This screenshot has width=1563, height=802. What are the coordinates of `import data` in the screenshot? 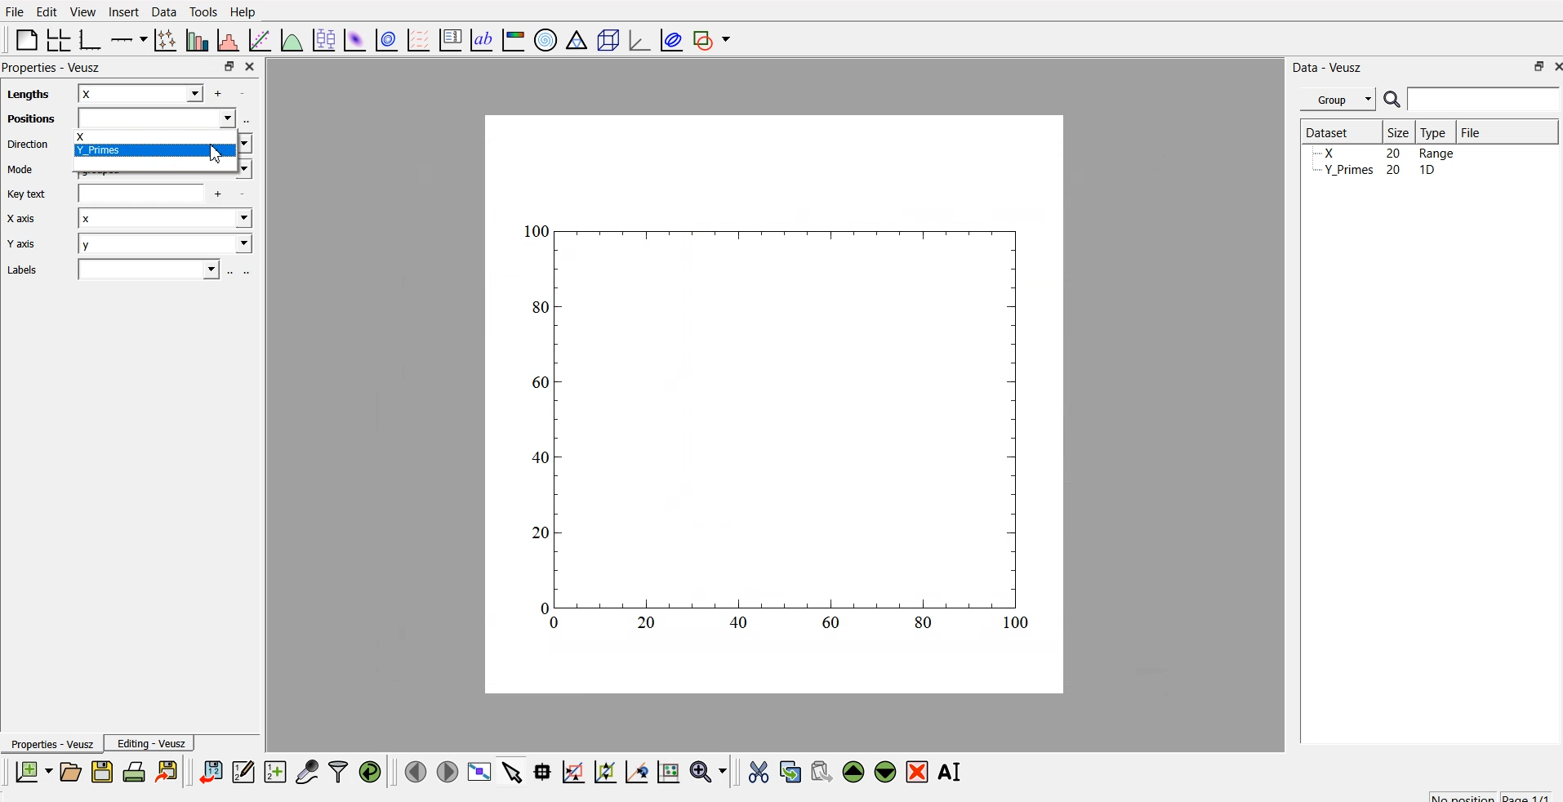 It's located at (212, 769).